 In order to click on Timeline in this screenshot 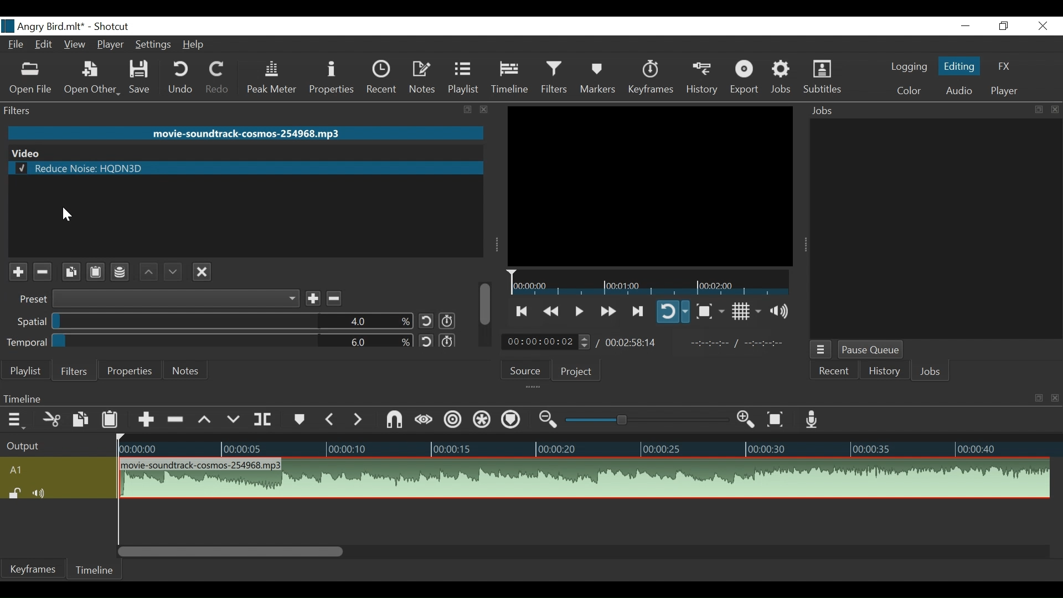, I will do `click(510, 78)`.